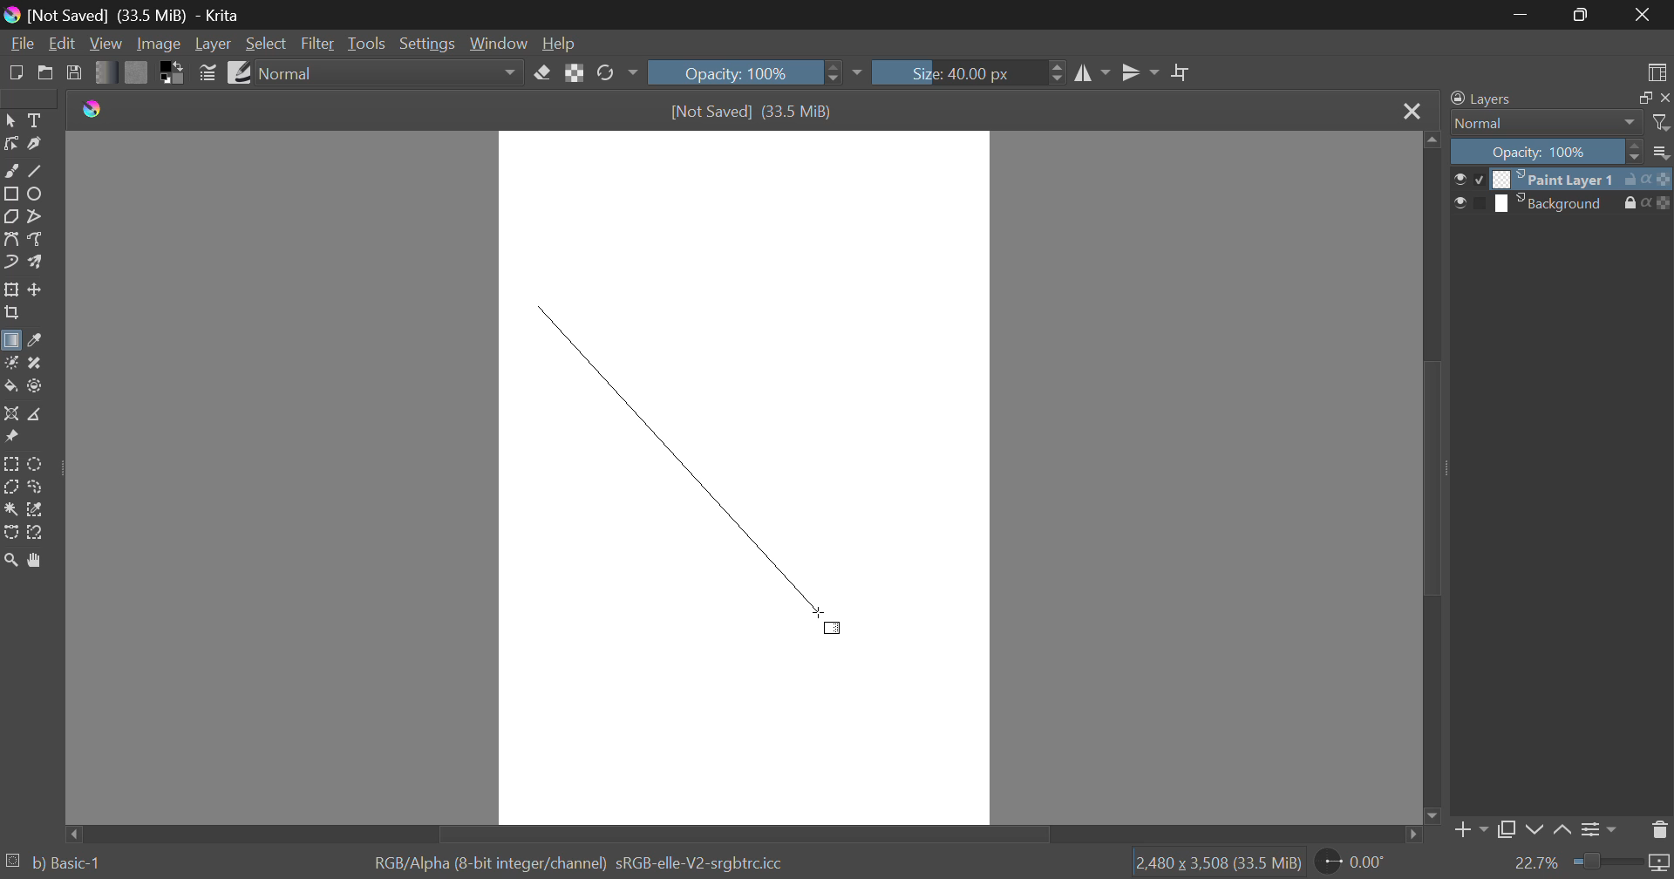 The width and height of the screenshot is (1674, 879). What do you see at coordinates (106, 72) in the screenshot?
I see `Gradient` at bounding box center [106, 72].